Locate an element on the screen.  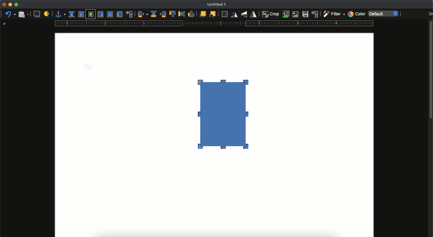
before is located at coordinates (100, 15).